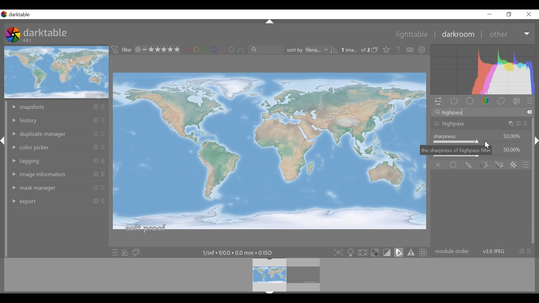  I want to click on duplicate manager, so click(58, 134).